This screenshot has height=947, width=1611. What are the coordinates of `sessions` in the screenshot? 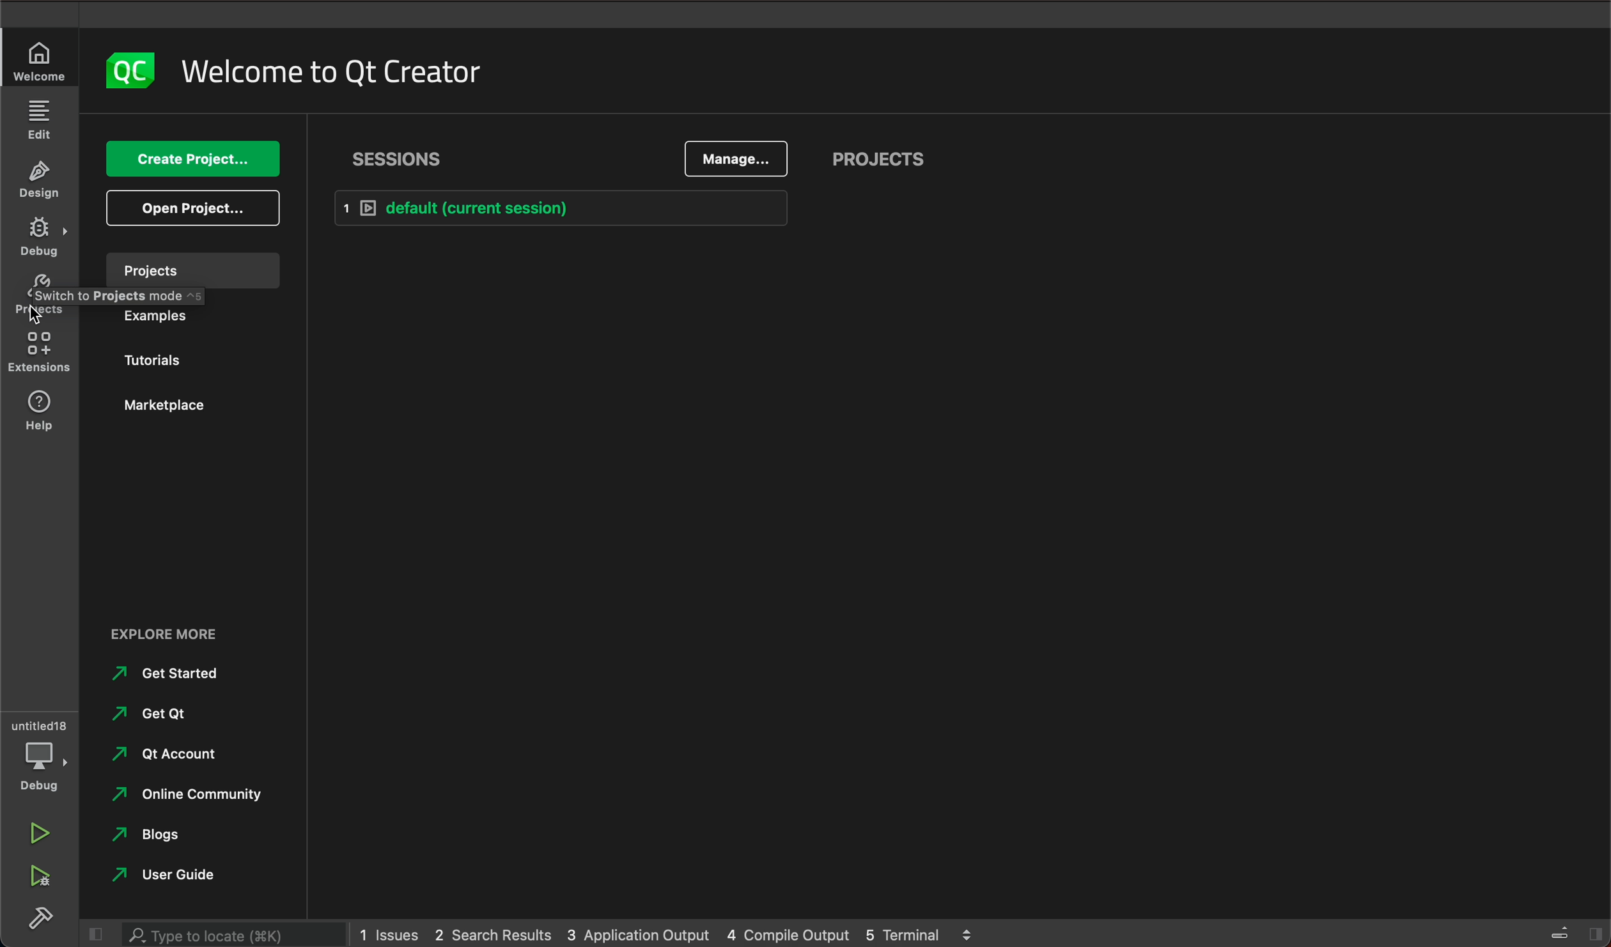 It's located at (413, 160).